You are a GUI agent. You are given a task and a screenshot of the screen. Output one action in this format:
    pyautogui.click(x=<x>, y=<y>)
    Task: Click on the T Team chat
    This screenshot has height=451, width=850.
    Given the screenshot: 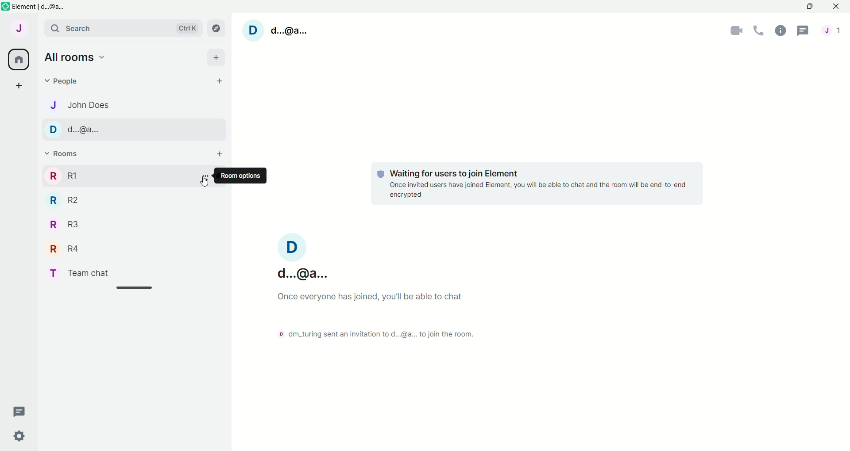 What is the action you would take?
    pyautogui.click(x=75, y=272)
    